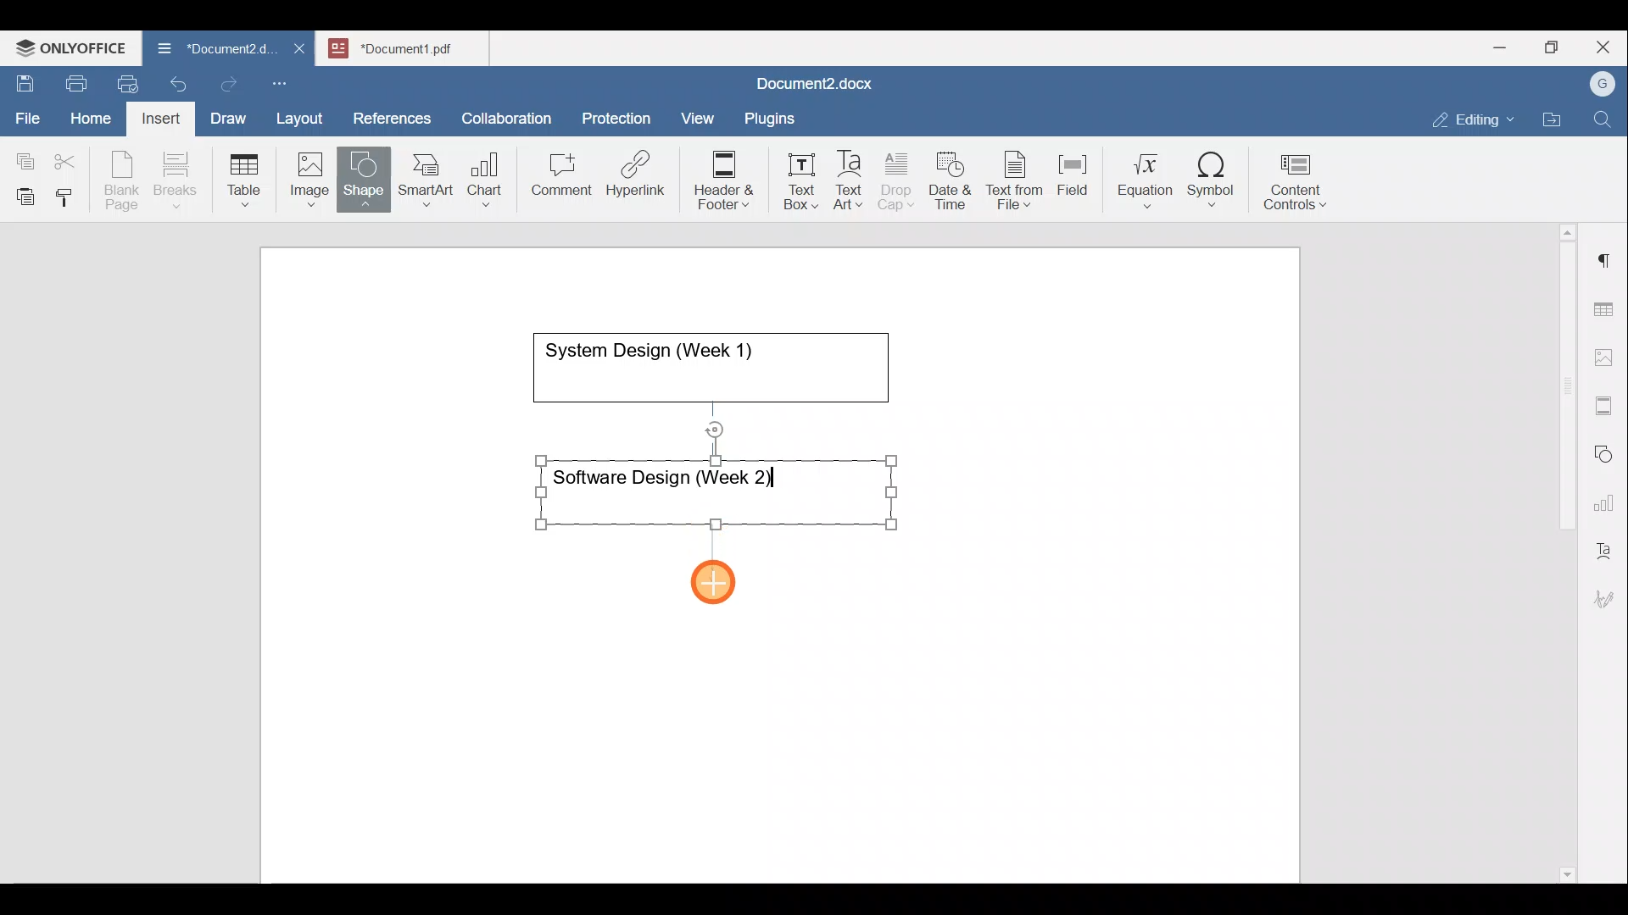 Image resolution: width=1628 pixels, height=915 pixels. Describe the element at coordinates (1017, 179) in the screenshot. I see `Text from file` at that location.